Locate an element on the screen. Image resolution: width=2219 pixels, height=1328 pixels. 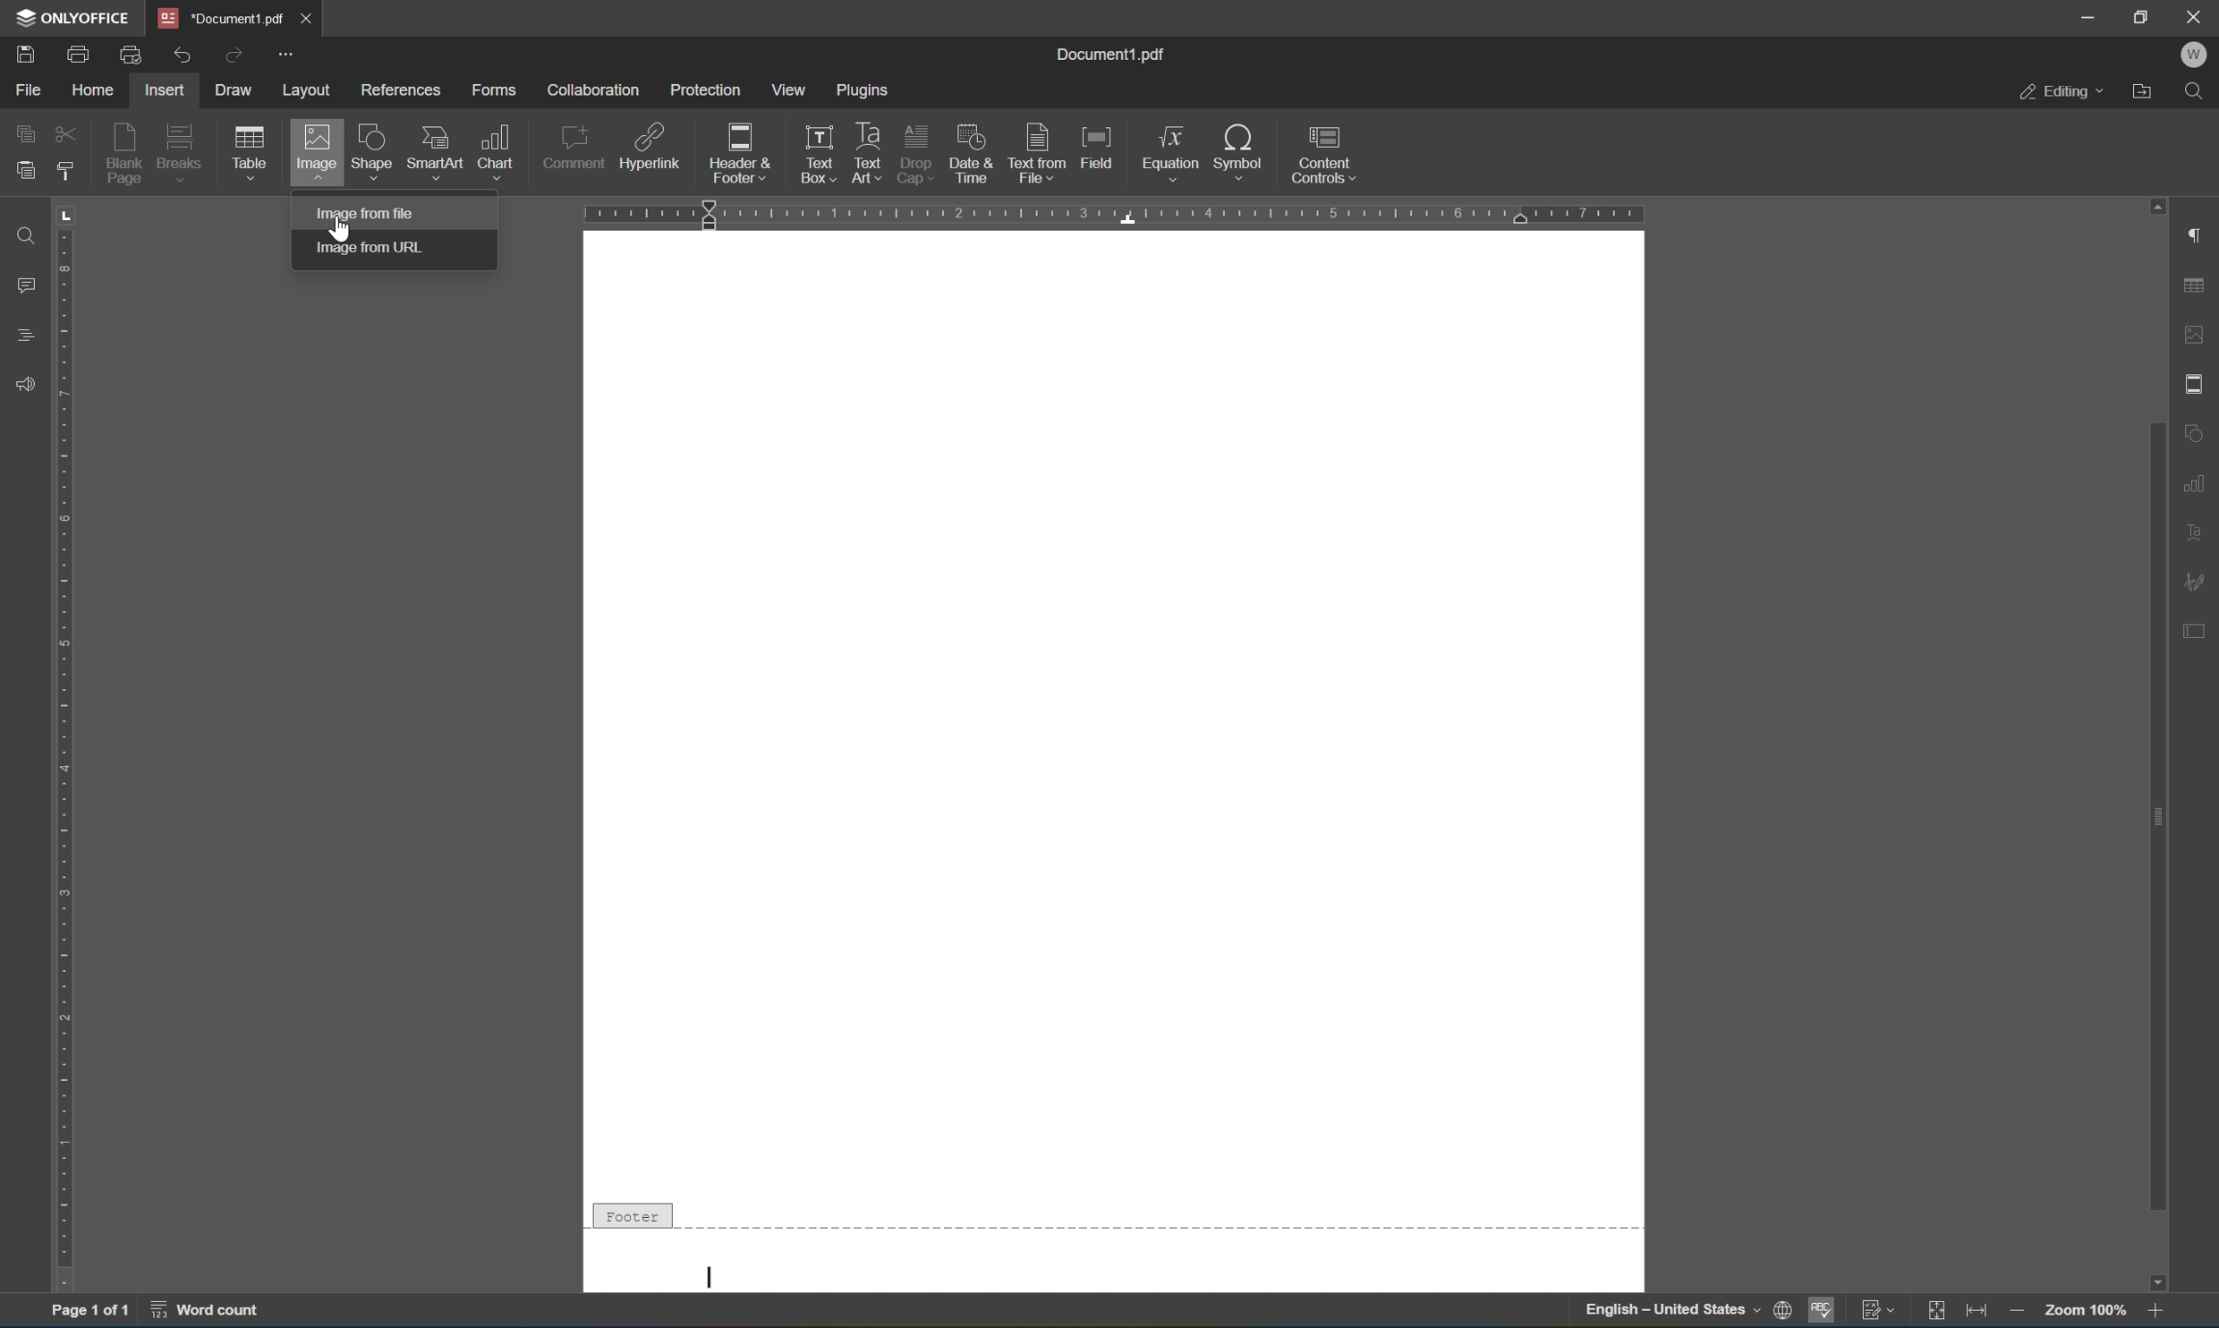
form settings is located at coordinates (2202, 638).